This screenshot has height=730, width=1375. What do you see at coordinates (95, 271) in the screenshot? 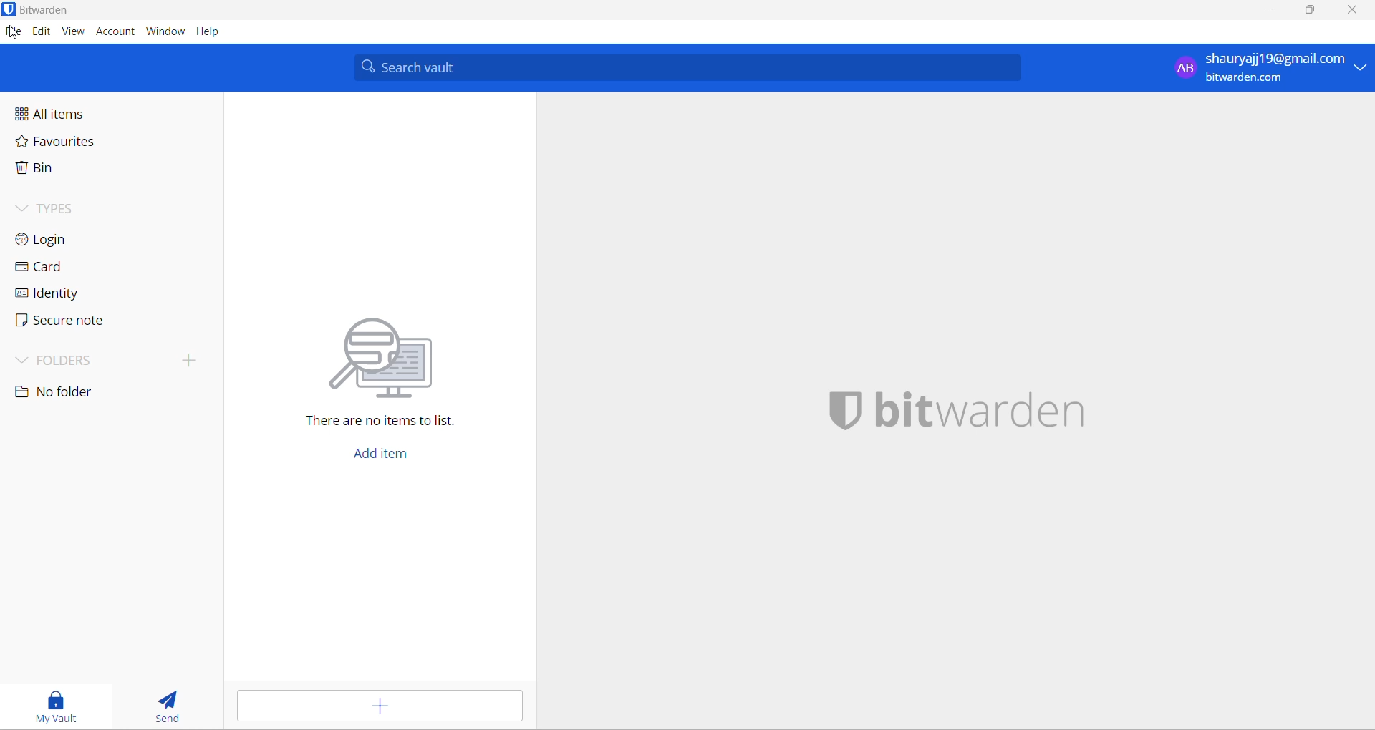
I see `card ` at bounding box center [95, 271].